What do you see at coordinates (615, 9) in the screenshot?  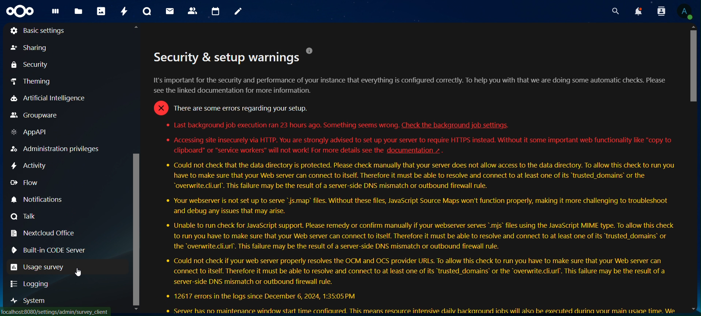 I see `search` at bounding box center [615, 9].